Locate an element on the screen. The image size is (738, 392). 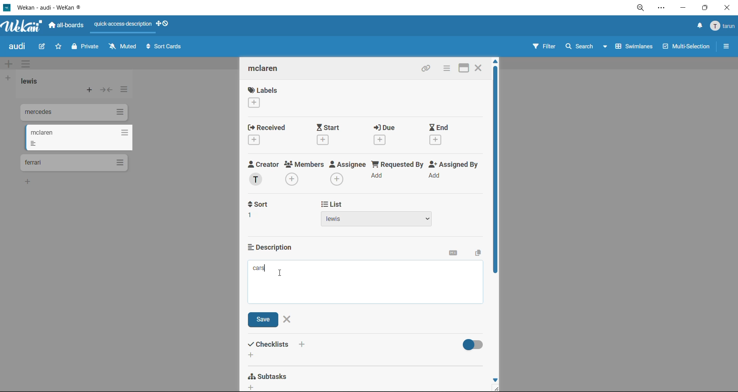
all boards is located at coordinates (66, 25).